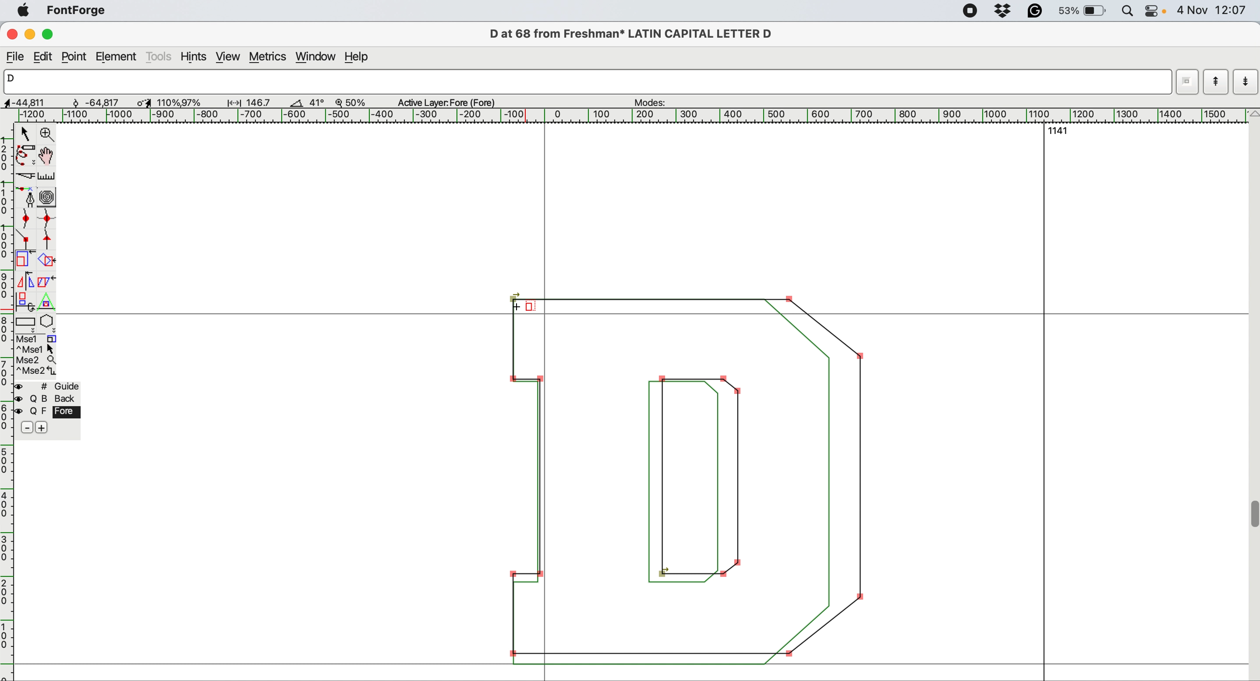  I want to click on spotlight search, so click(1127, 11).